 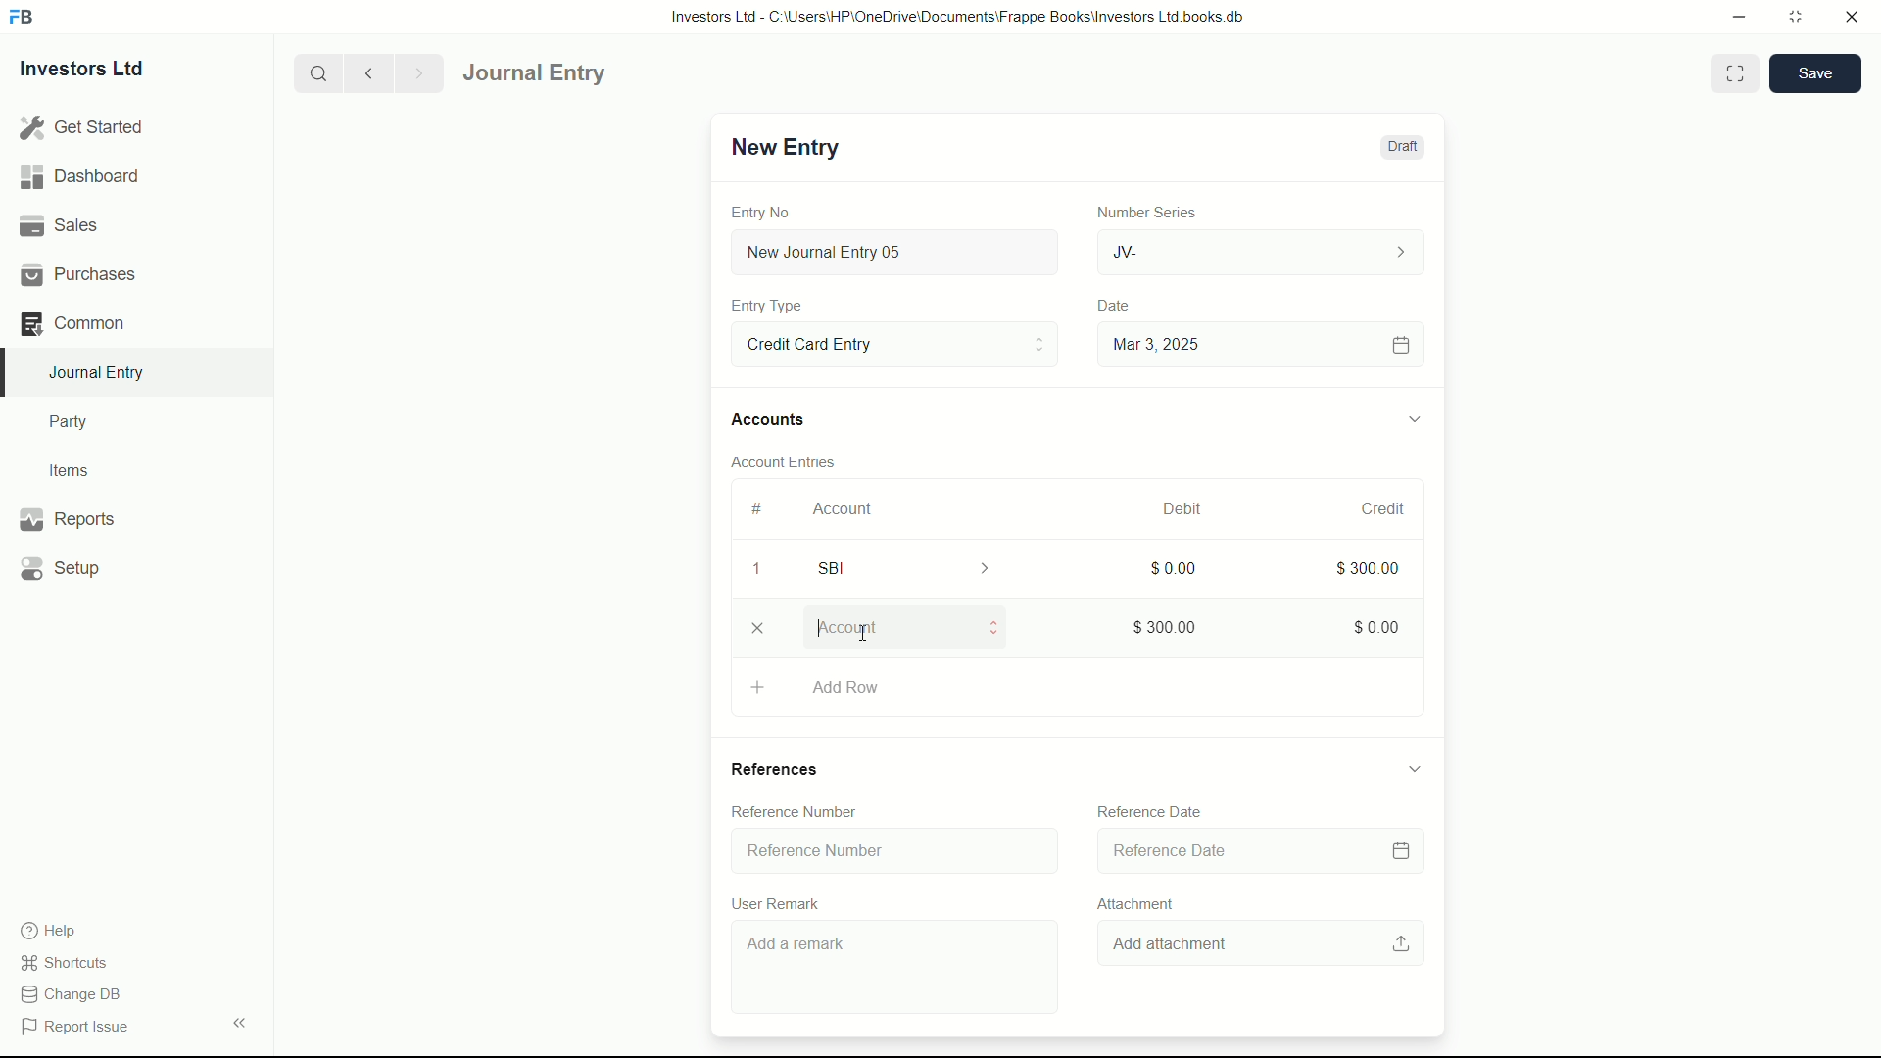 What do you see at coordinates (1076, 690) in the screenshot?
I see `Add Row` at bounding box center [1076, 690].